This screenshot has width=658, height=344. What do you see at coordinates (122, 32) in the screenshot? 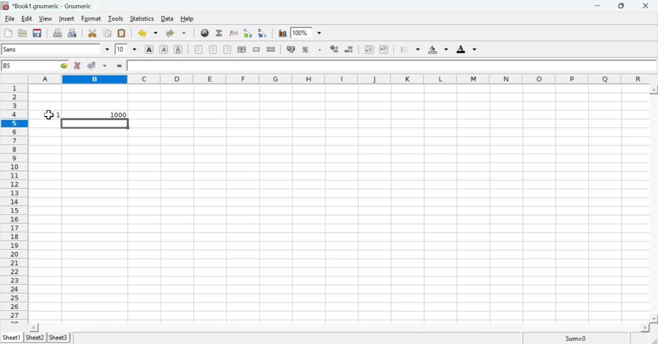
I see `Paste the clipboard` at bounding box center [122, 32].